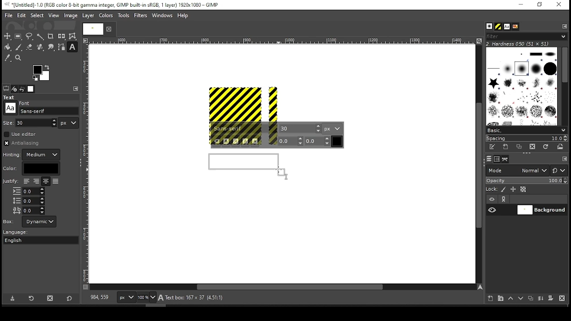  I want to click on restore, so click(541, 5).